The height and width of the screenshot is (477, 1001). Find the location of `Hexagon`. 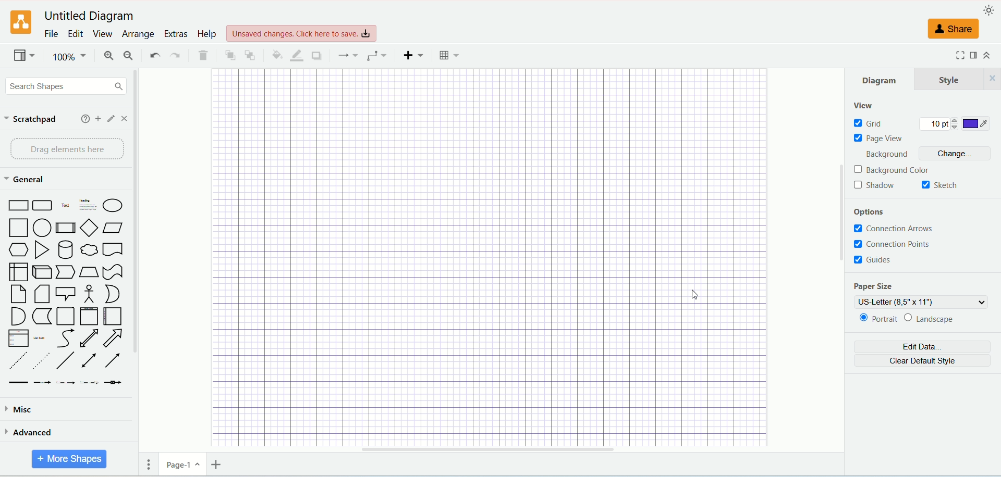

Hexagon is located at coordinates (19, 250).